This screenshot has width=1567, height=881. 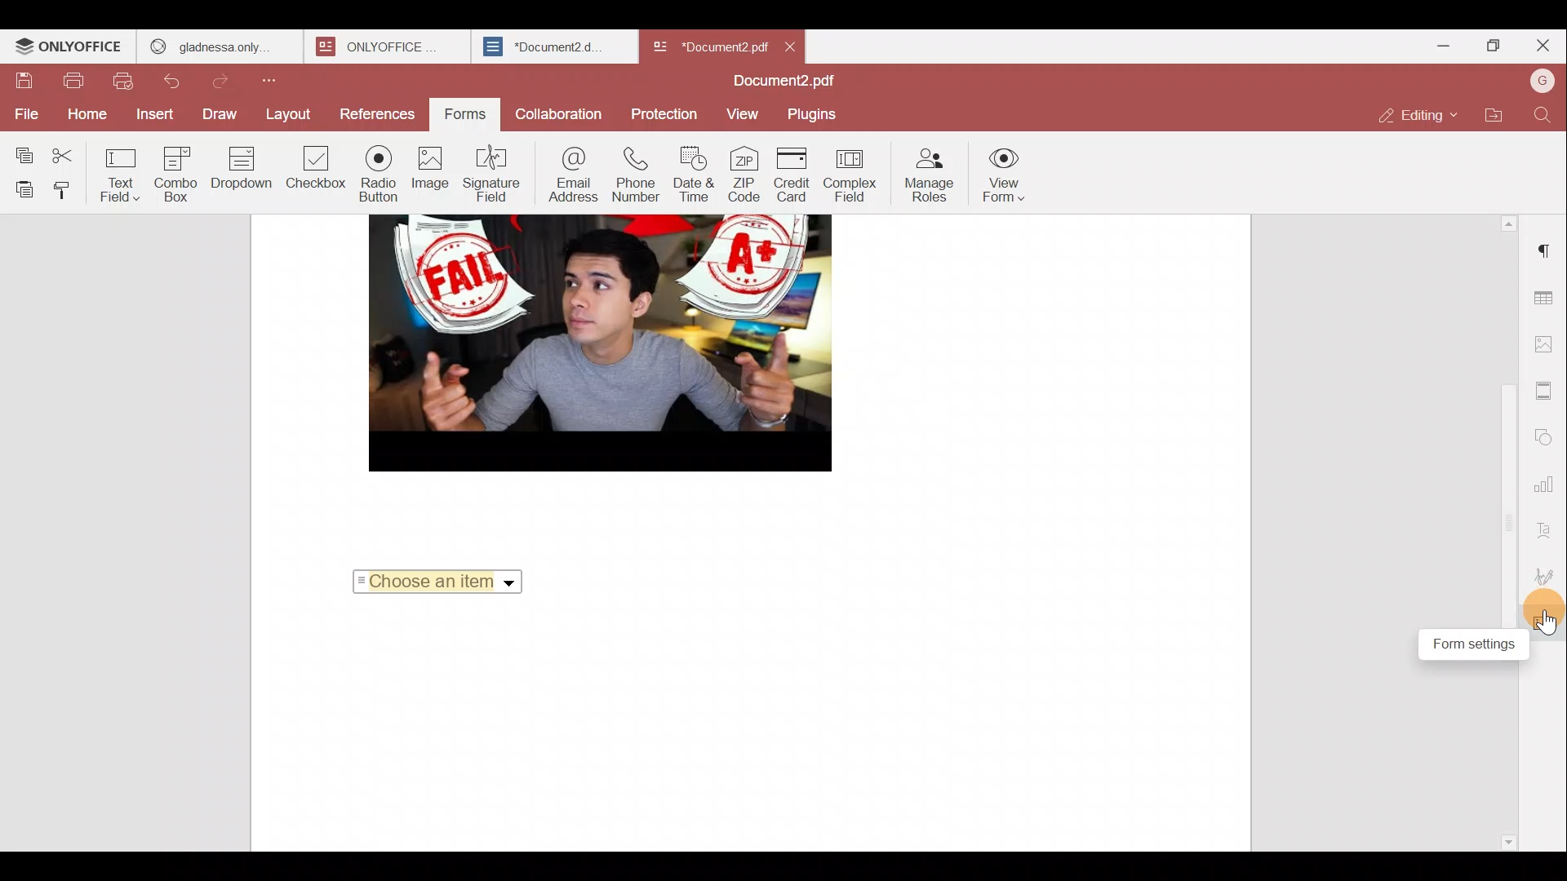 I want to click on Close, so click(x=1543, y=46).